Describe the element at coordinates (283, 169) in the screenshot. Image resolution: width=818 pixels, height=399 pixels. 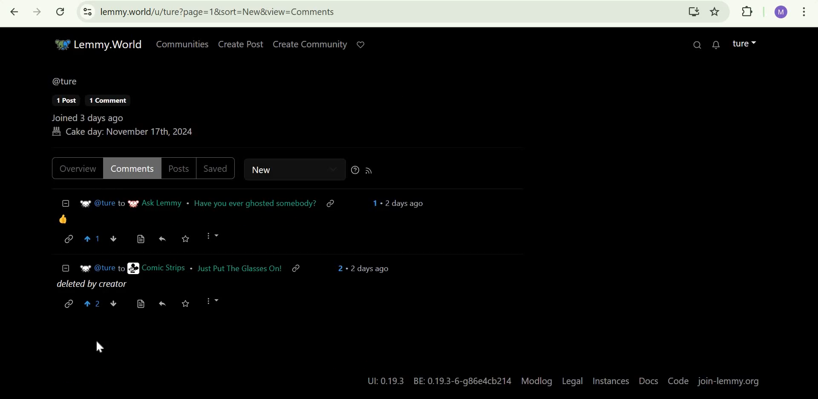
I see `New` at that location.